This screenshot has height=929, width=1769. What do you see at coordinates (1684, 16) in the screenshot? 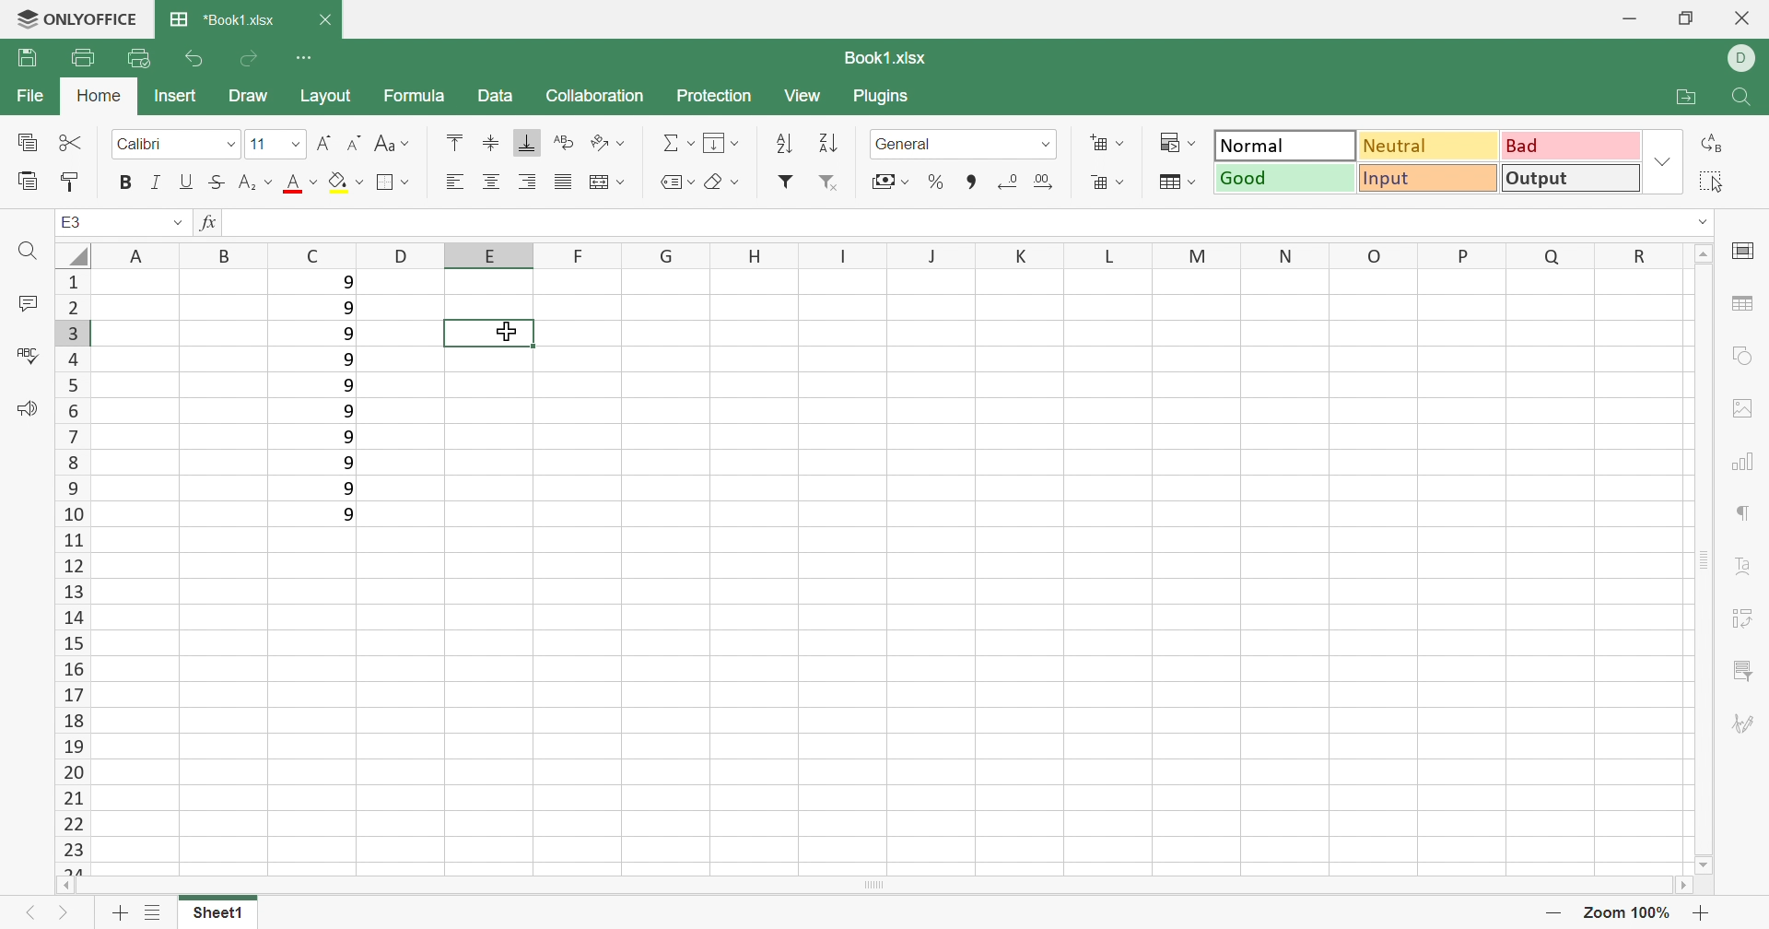
I see `Restore Down` at bounding box center [1684, 16].